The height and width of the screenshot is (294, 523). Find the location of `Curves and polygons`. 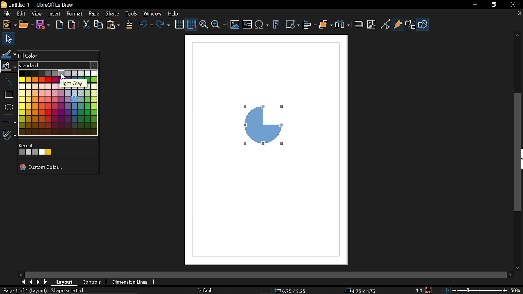

Curves and polygons is located at coordinates (9, 136).